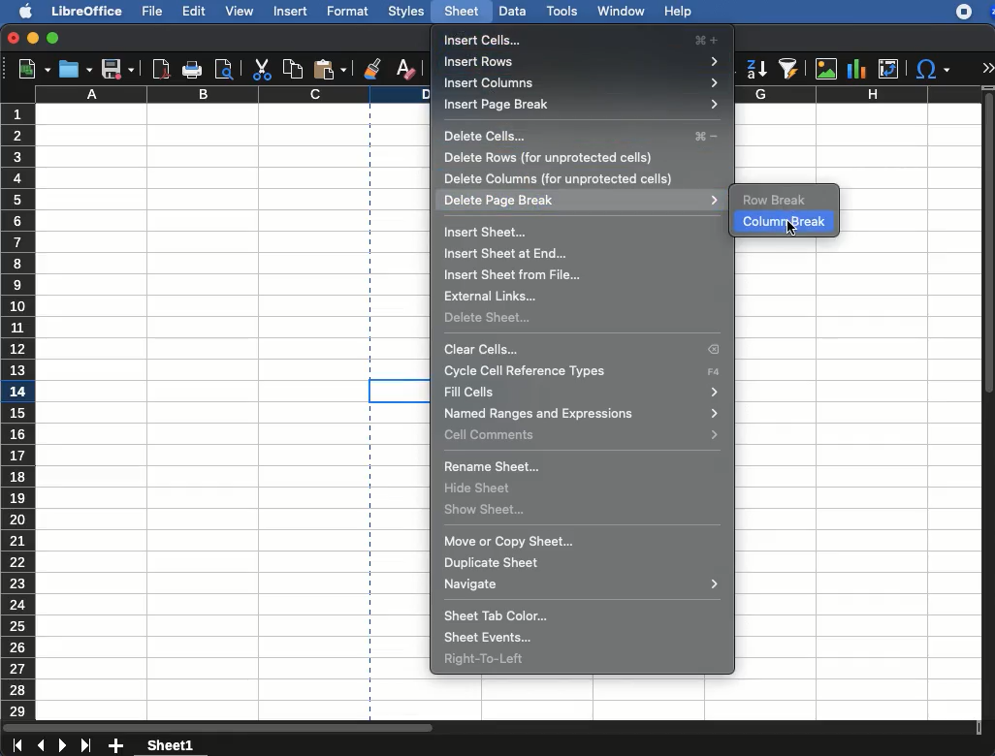 Image resolution: width=995 pixels, height=756 pixels. Describe the element at coordinates (583, 371) in the screenshot. I see `cycle cell reference type` at that location.